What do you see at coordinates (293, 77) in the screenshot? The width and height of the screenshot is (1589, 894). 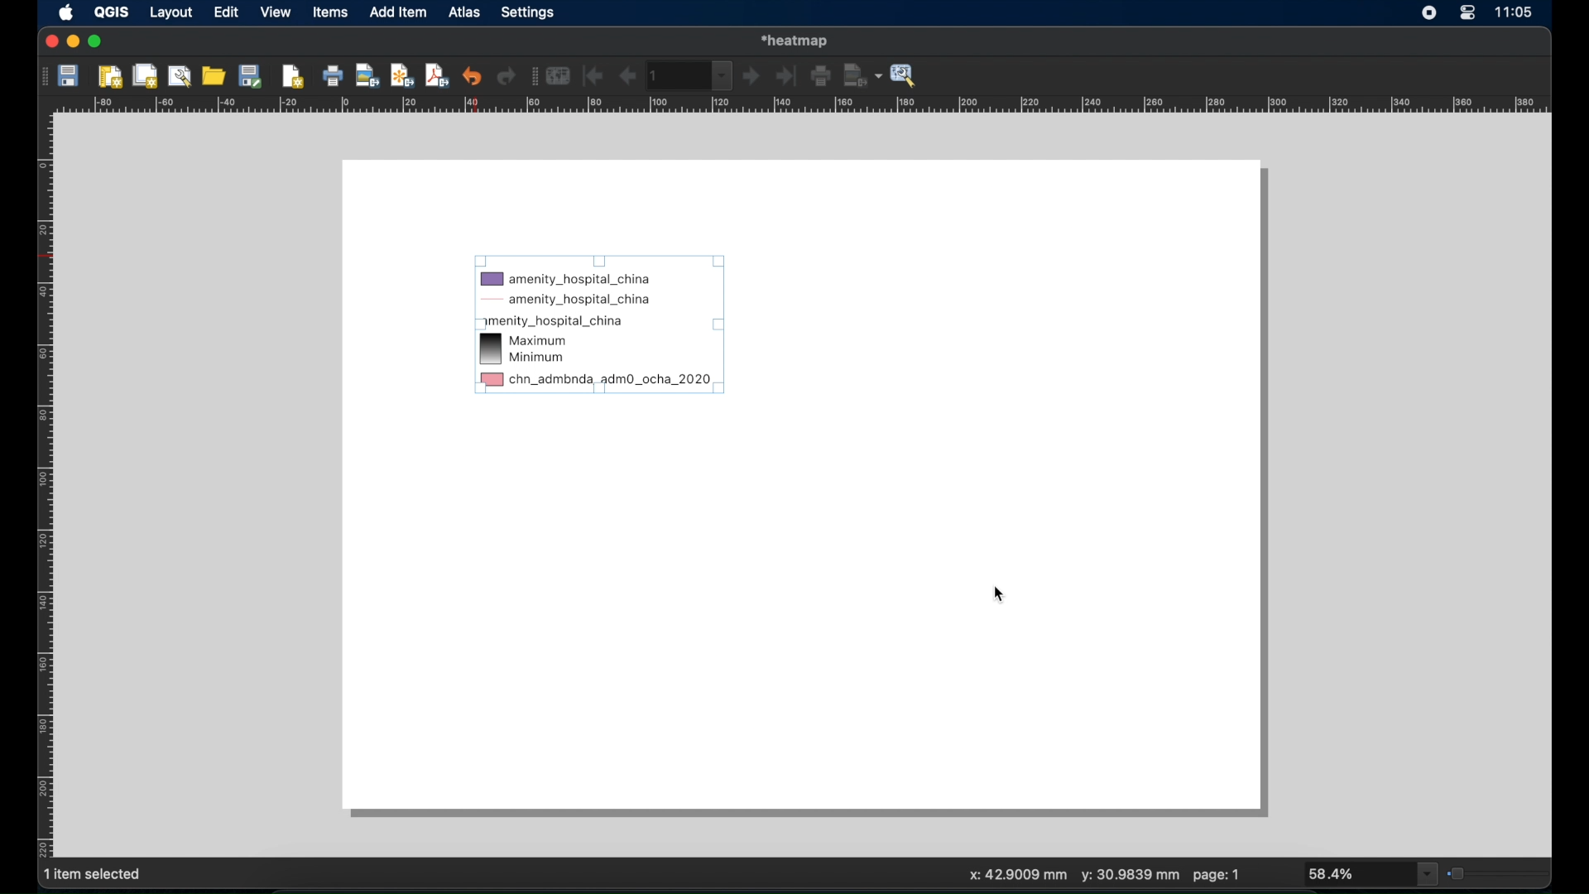 I see `add pages` at bounding box center [293, 77].